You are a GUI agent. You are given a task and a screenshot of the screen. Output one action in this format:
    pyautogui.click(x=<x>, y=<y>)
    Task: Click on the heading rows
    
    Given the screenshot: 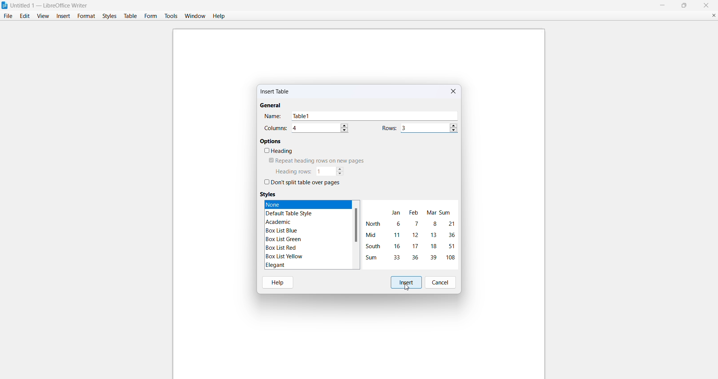 What is the action you would take?
    pyautogui.click(x=292, y=172)
    